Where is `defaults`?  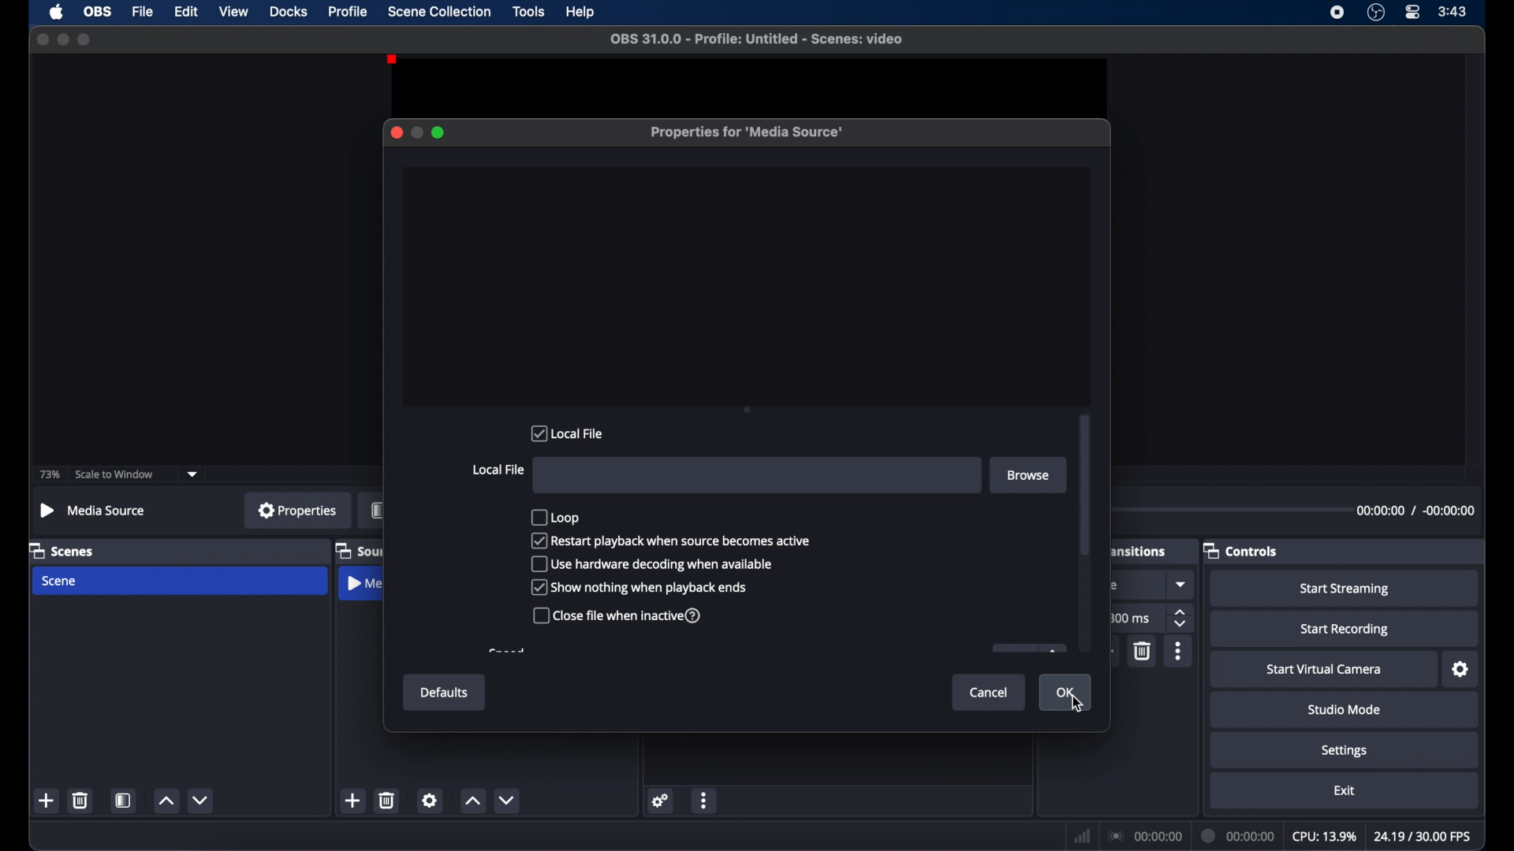 defaults is located at coordinates (446, 693).